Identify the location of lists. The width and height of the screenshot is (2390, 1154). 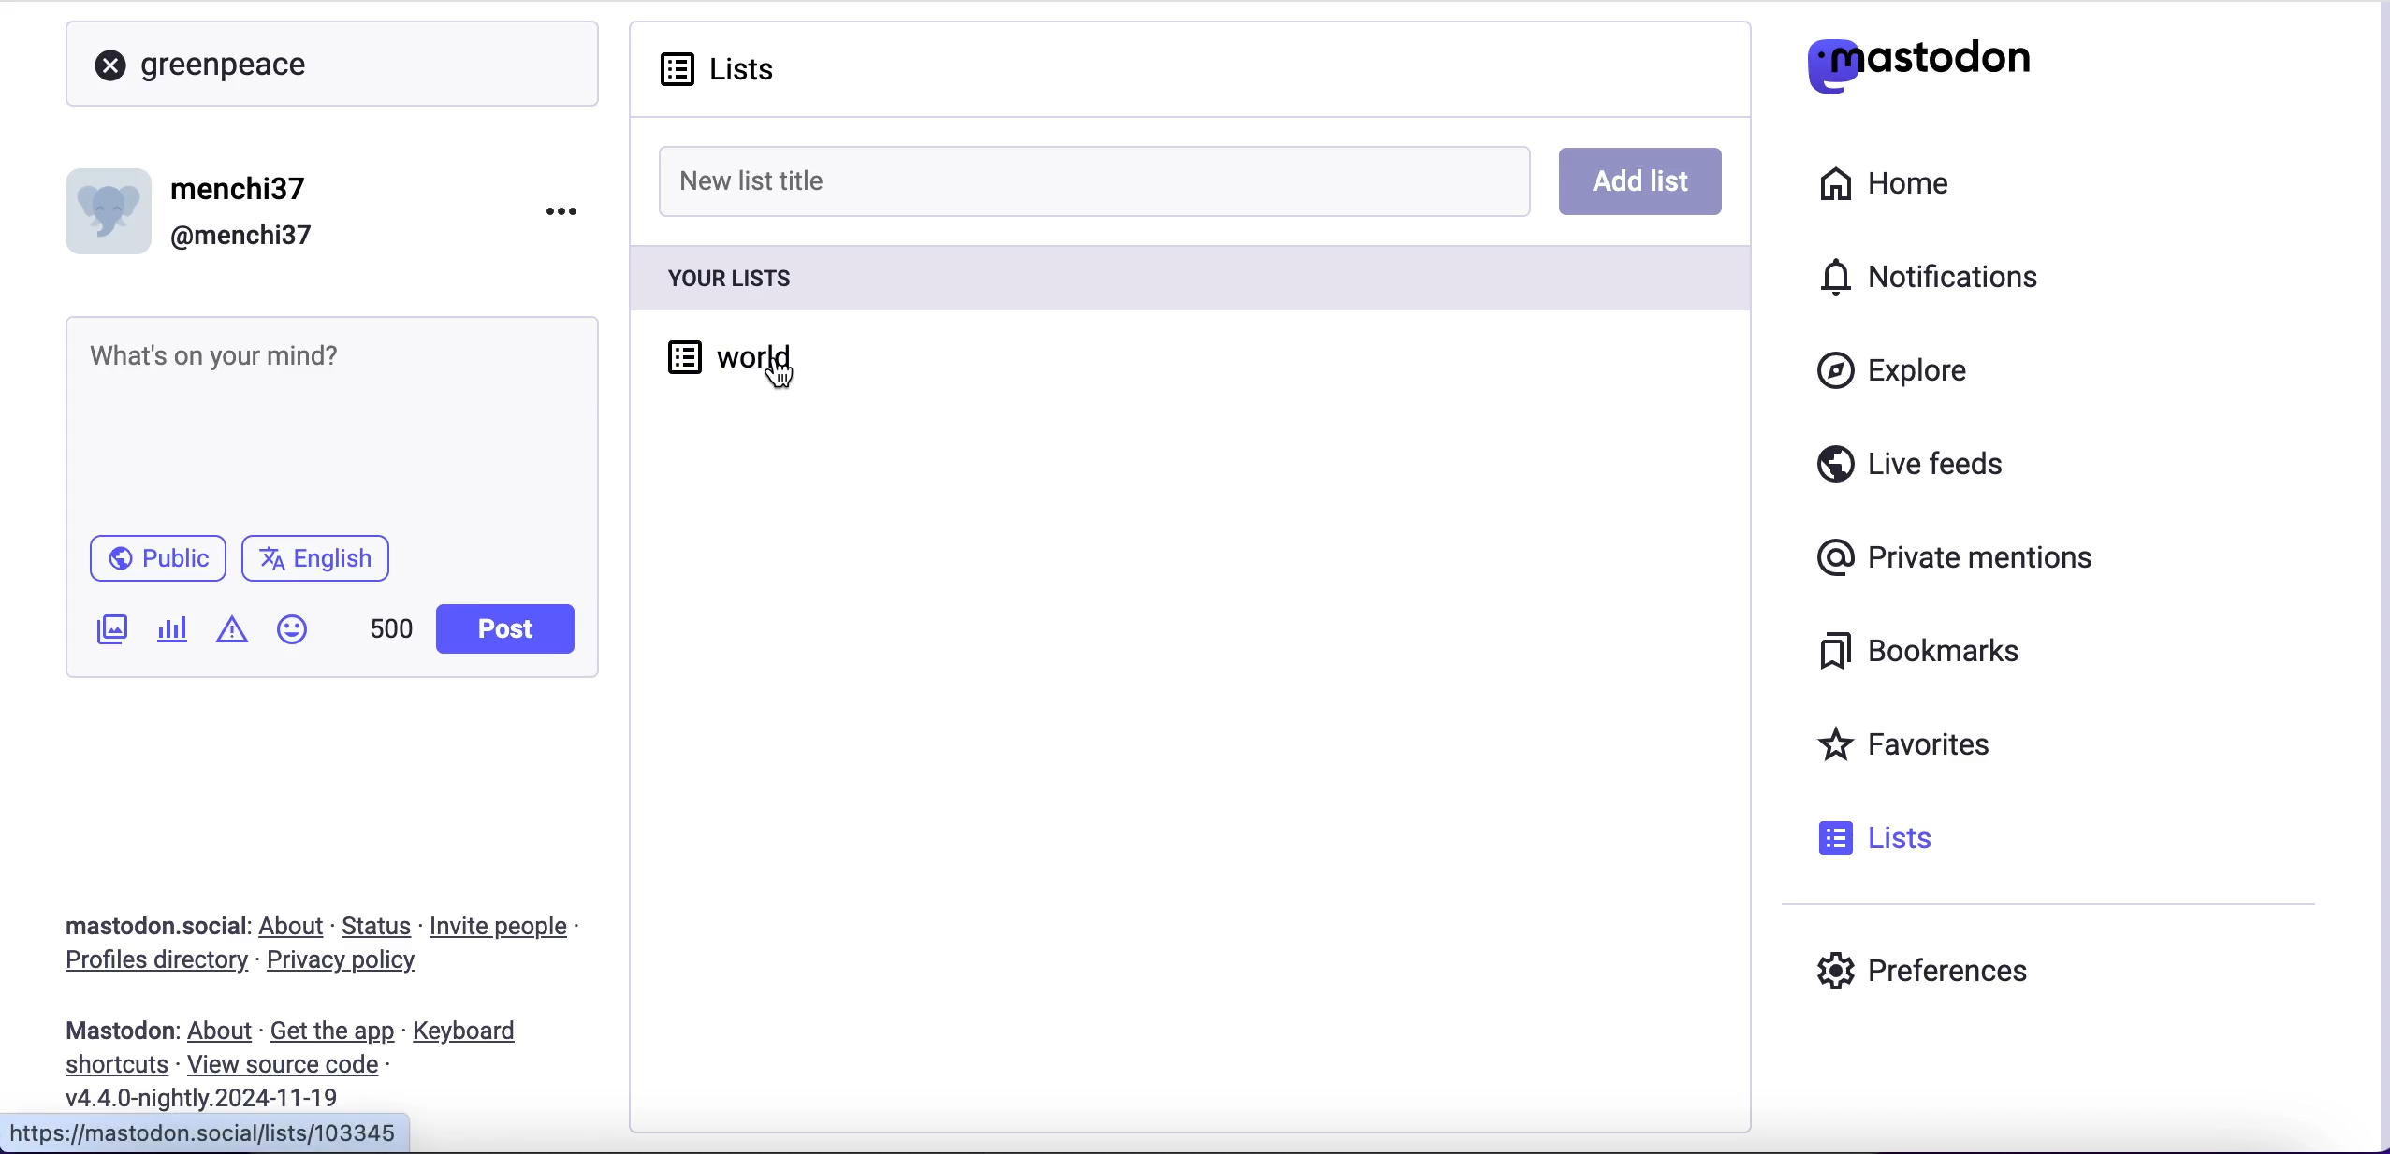
(1876, 837).